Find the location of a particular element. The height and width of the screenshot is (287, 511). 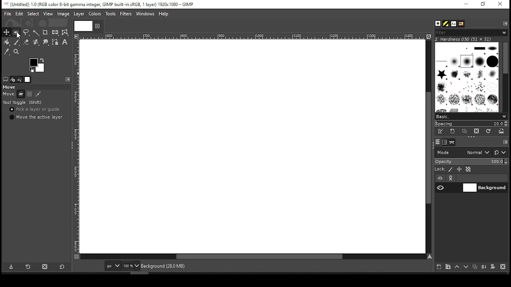

 is located at coordinates (77, 146).